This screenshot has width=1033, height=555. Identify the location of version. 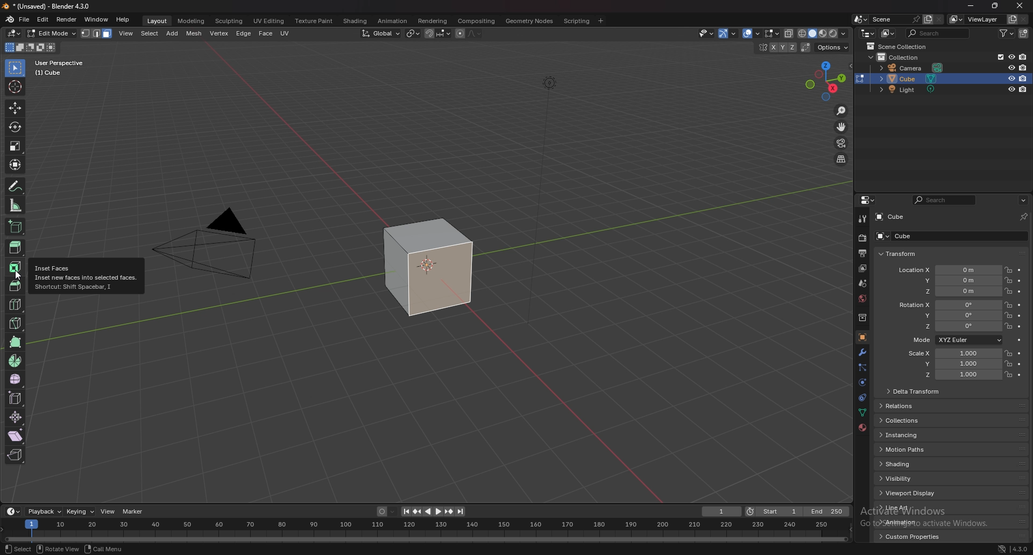
(1021, 549).